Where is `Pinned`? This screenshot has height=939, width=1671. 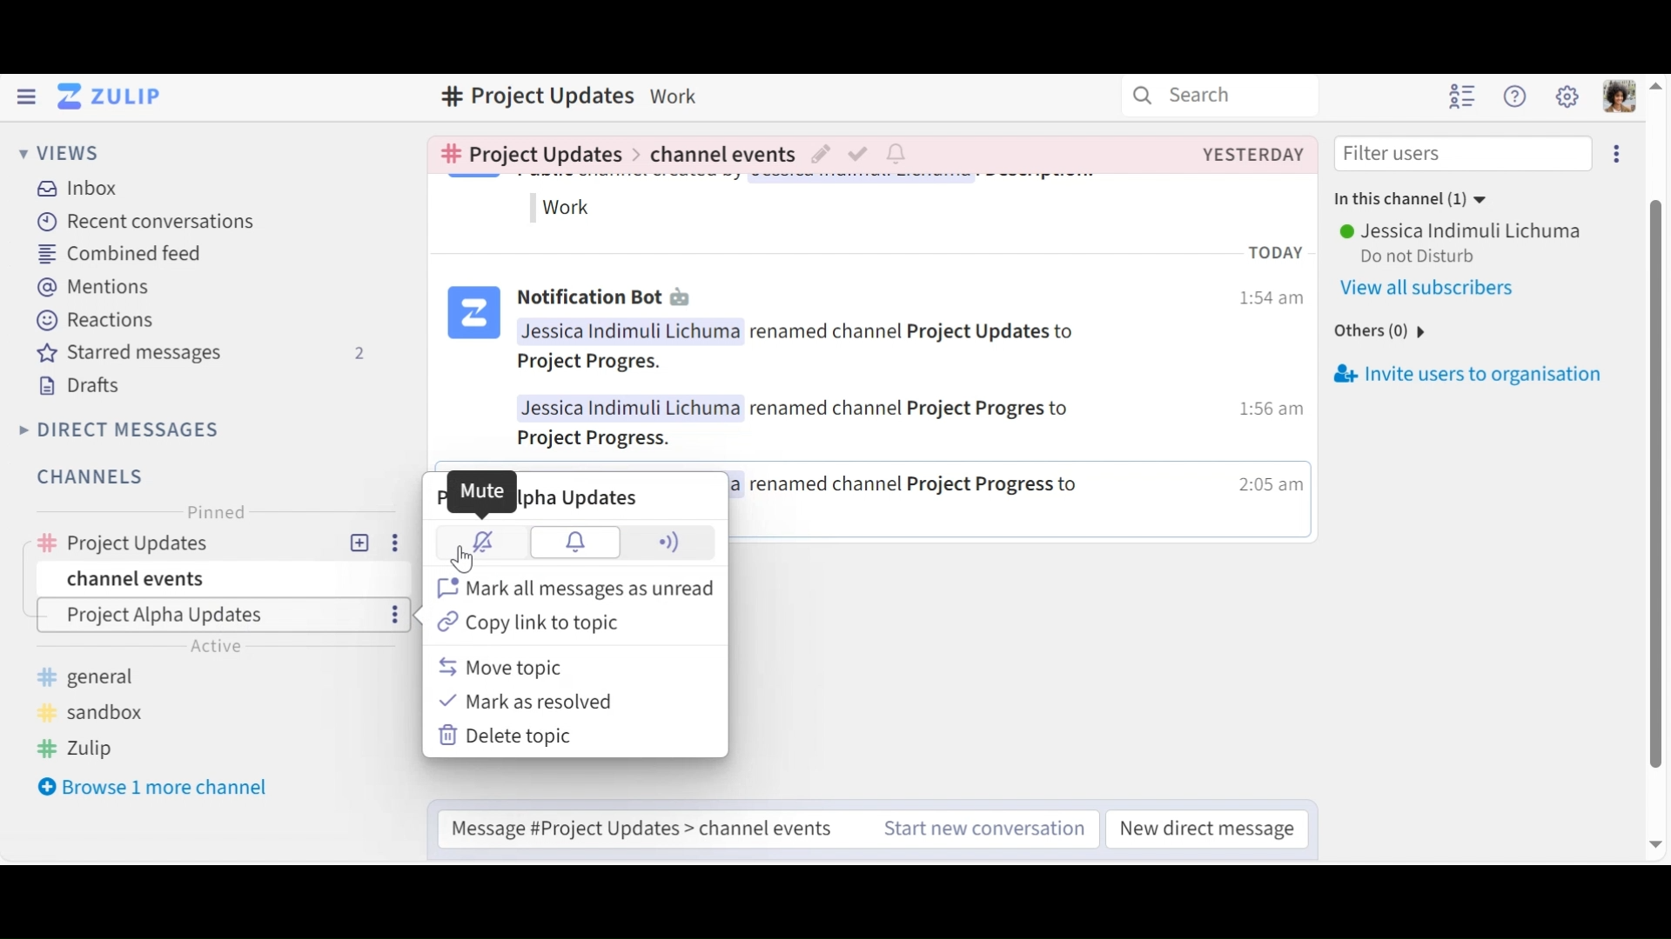 Pinned is located at coordinates (213, 510).